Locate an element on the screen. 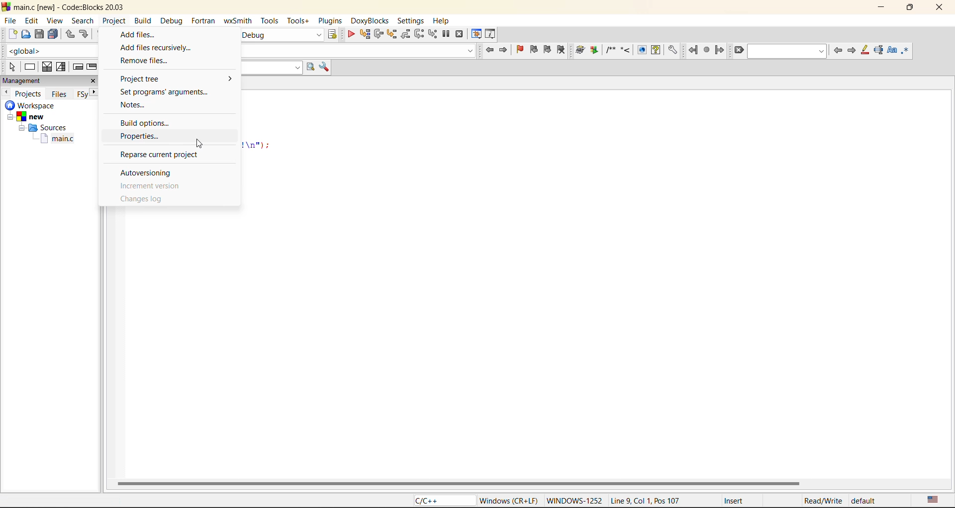 The height and width of the screenshot is (508, 955). redo is located at coordinates (86, 35).